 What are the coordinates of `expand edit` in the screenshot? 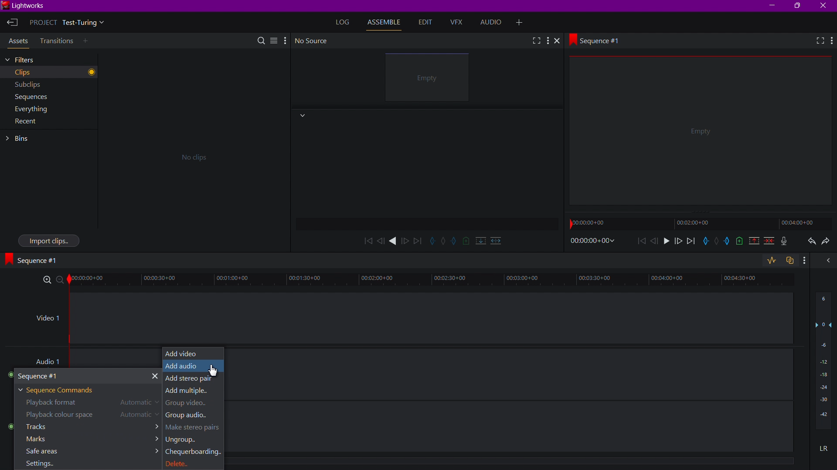 It's located at (432, 240).